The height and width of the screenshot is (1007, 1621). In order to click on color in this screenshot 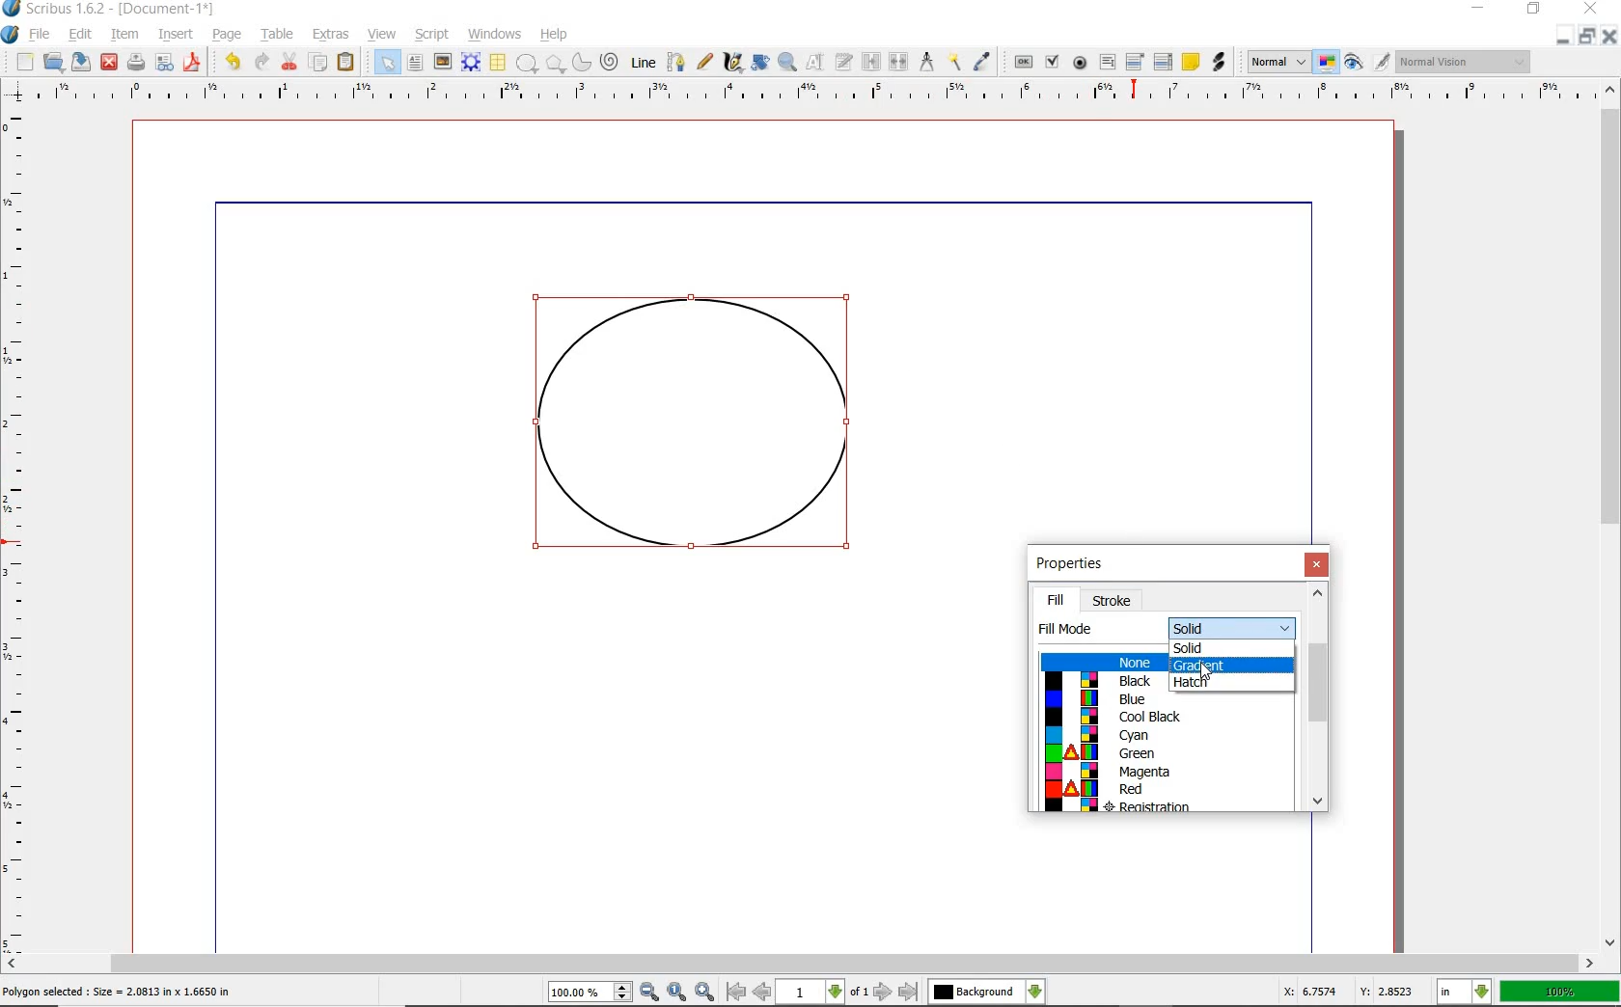, I will do `click(1165, 717)`.